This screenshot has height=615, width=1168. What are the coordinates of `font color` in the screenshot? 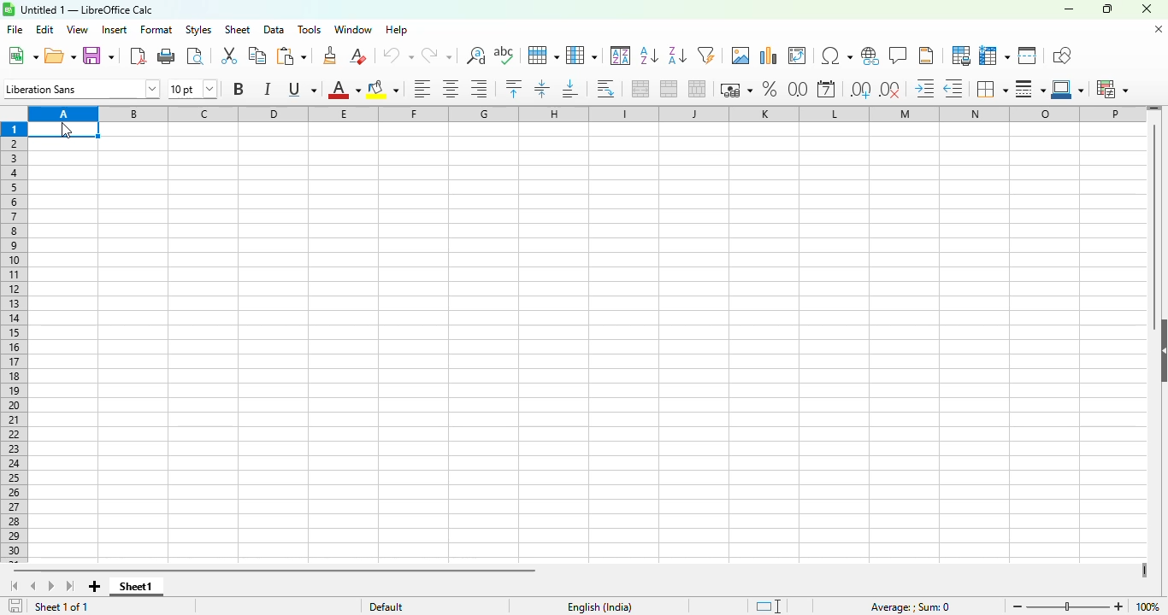 It's located at (344, 90).